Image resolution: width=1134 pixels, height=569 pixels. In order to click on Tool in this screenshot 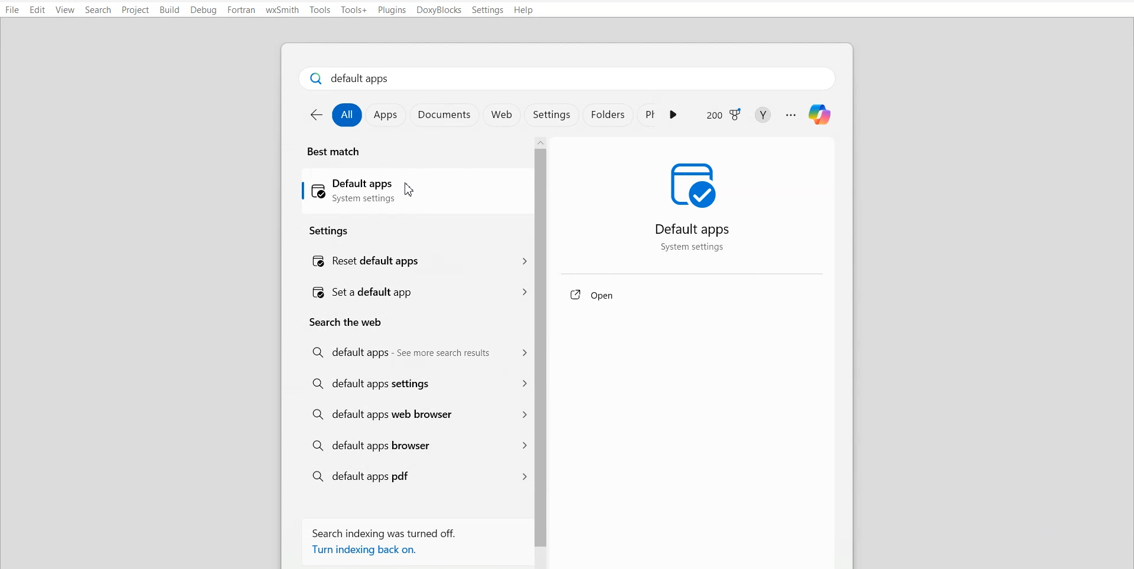, I will do `click(320, 9)`.